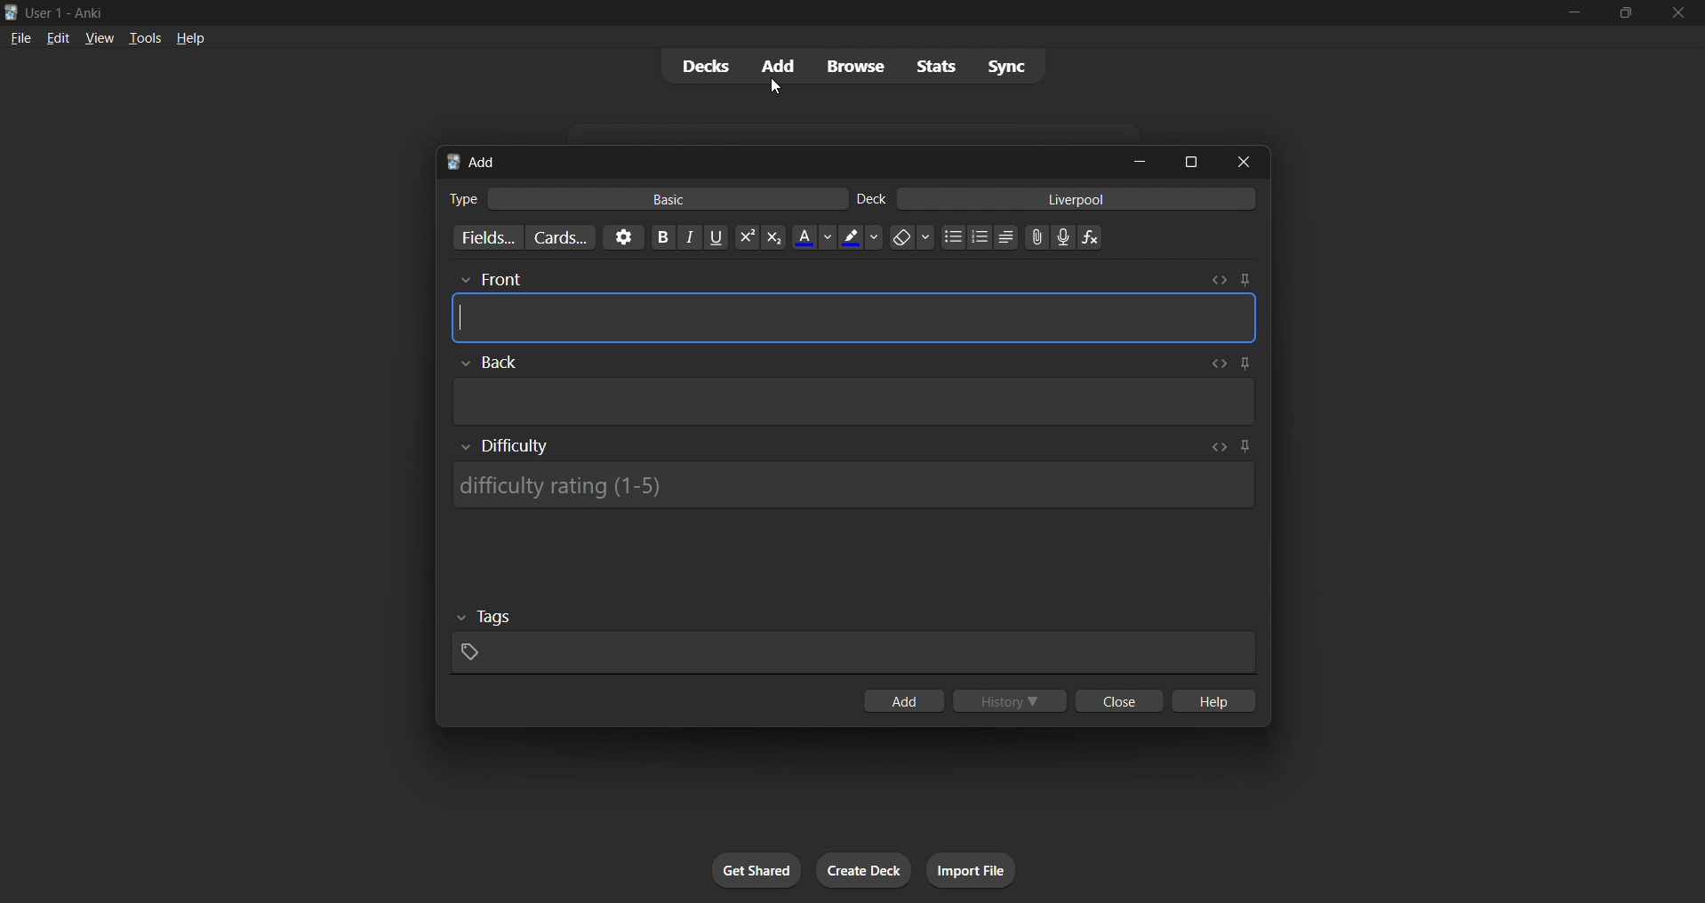 The height and width of the screenshot is (903, 1705). I want to click on close, so click(1249, 161).